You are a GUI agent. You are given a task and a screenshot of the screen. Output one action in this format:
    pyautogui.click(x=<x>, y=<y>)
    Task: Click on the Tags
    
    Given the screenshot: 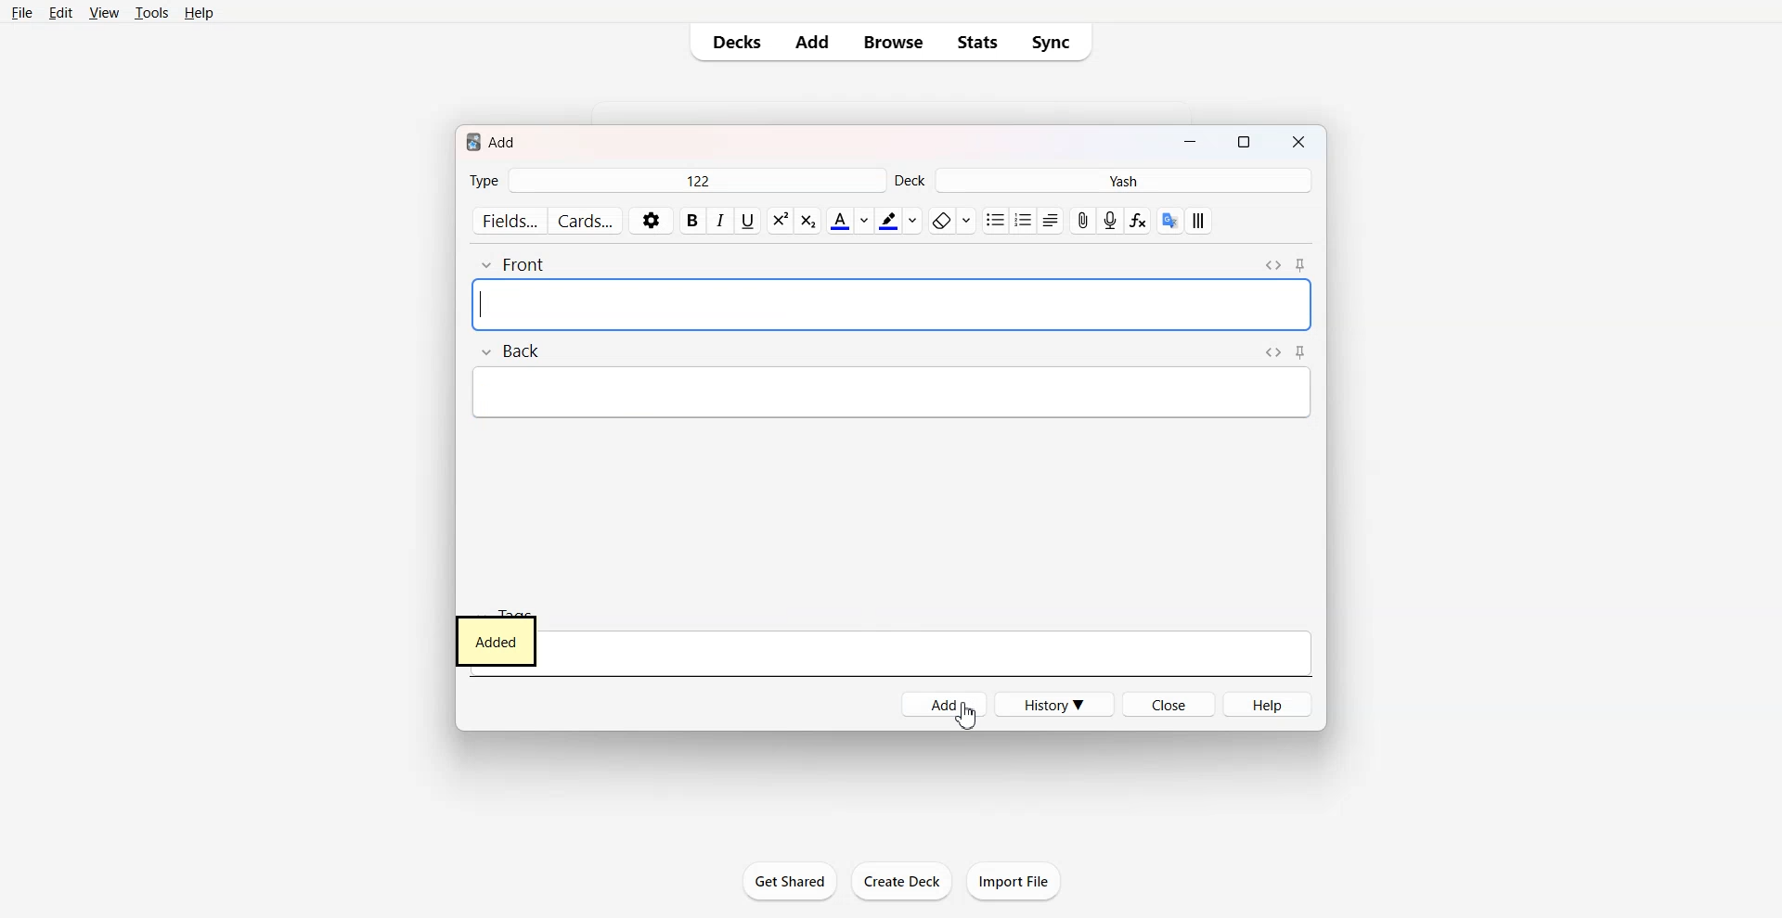 What is the action you would take?
    pyautogui.click(x=932, y=642)
    